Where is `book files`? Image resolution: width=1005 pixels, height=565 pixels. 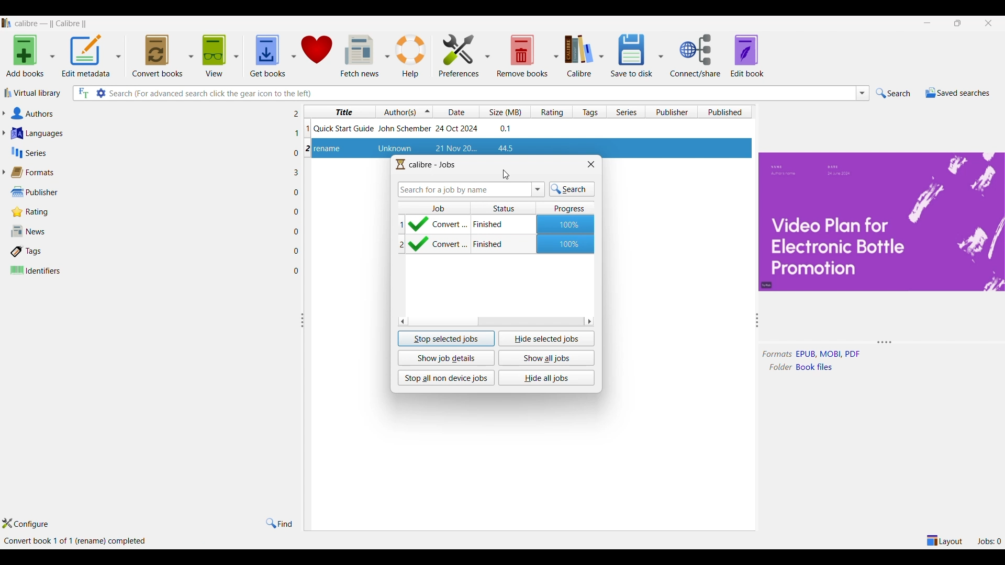 book files is located at coordinates (817, 367).